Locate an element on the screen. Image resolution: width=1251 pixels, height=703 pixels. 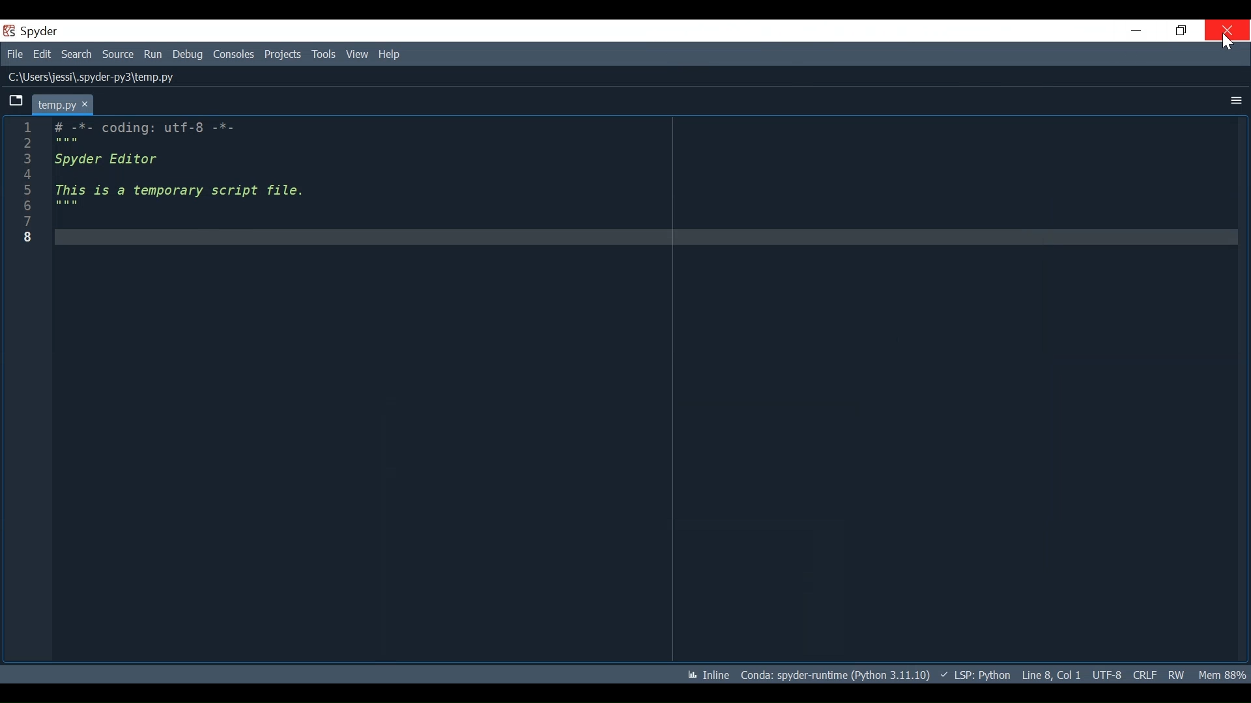
Conda: spyder-runtime(Python 3.11.10) is located at coordinates (832, 674).